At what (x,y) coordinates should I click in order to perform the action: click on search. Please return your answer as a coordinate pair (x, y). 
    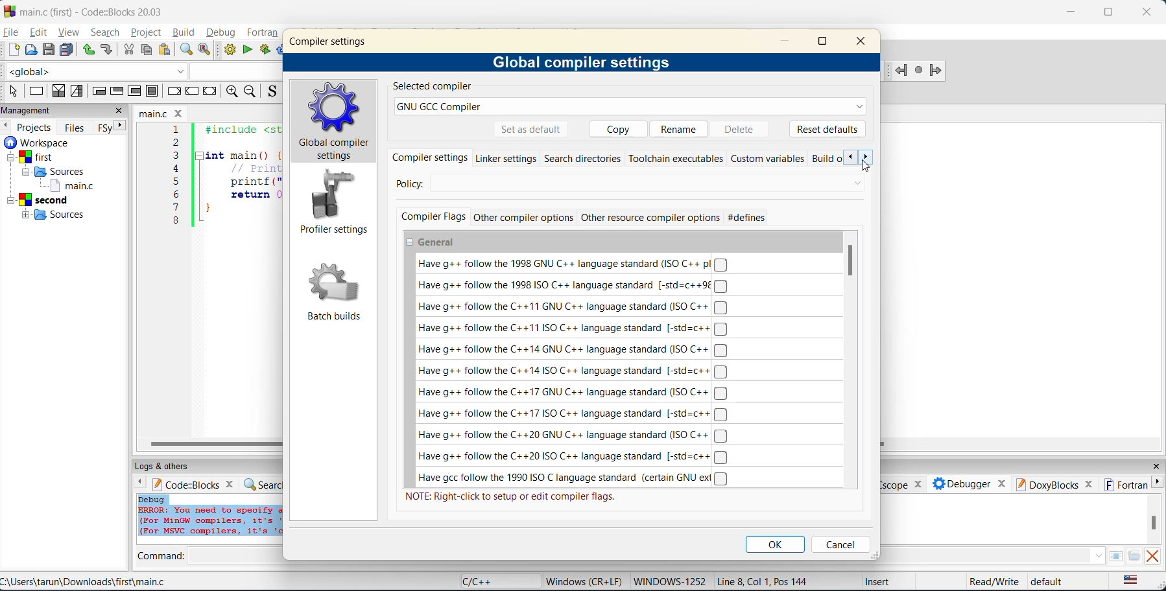
    Looking at the image, I should click on (107, 32).